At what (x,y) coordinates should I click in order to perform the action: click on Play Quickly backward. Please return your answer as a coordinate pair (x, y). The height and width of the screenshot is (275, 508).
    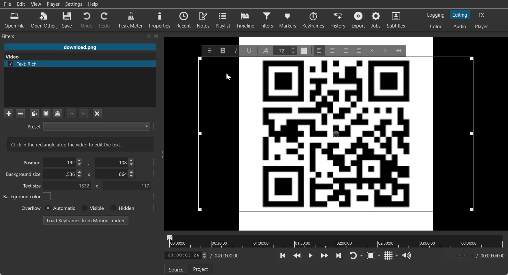
    Looking at the image, I should click on (297, 255).